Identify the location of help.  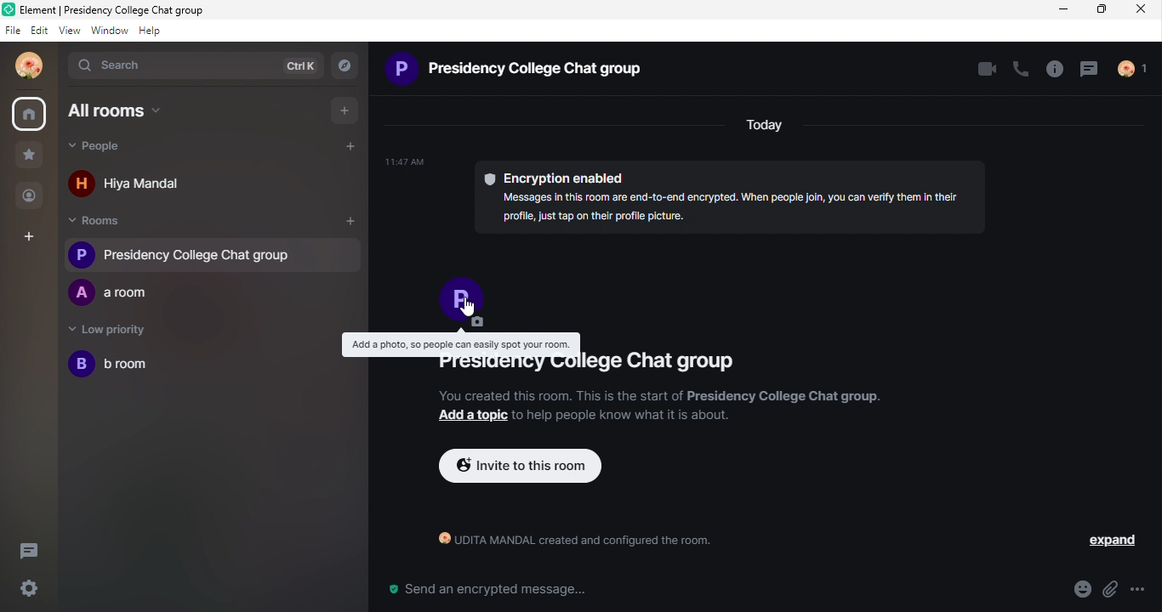
(150, 33).